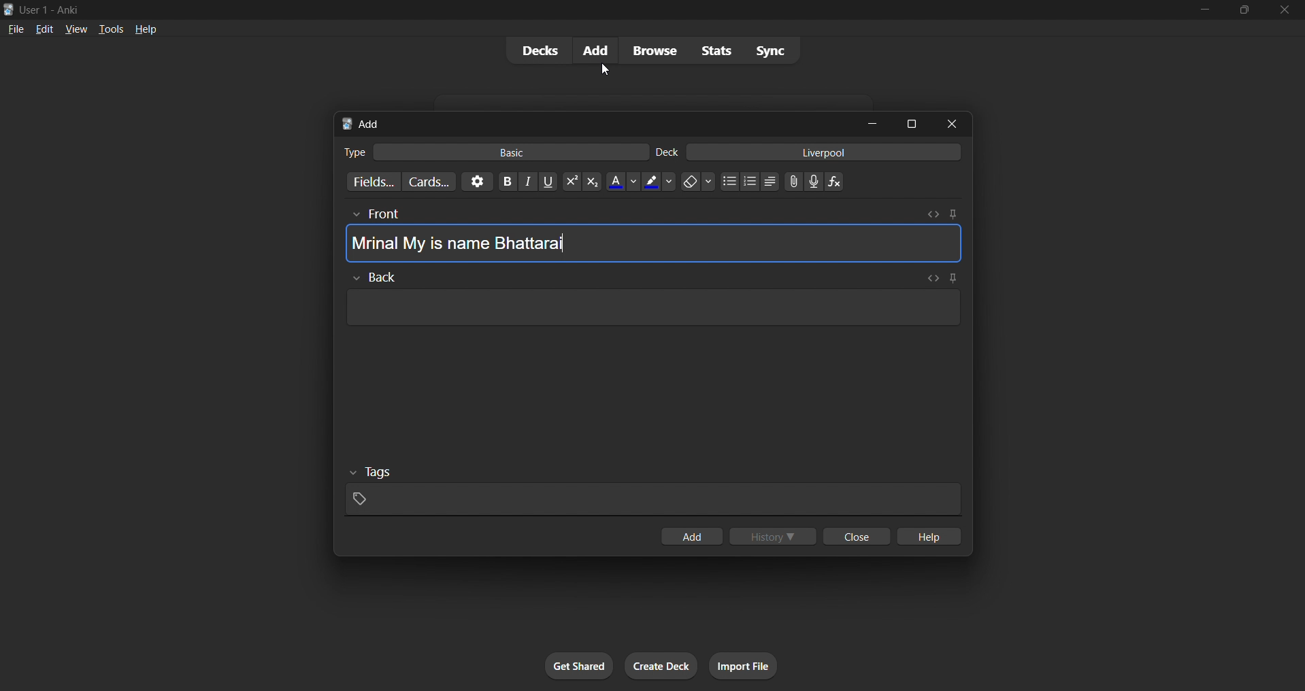 This screenshot has height=691, width=1305. I want to click on tags input field, so click(655, 490).